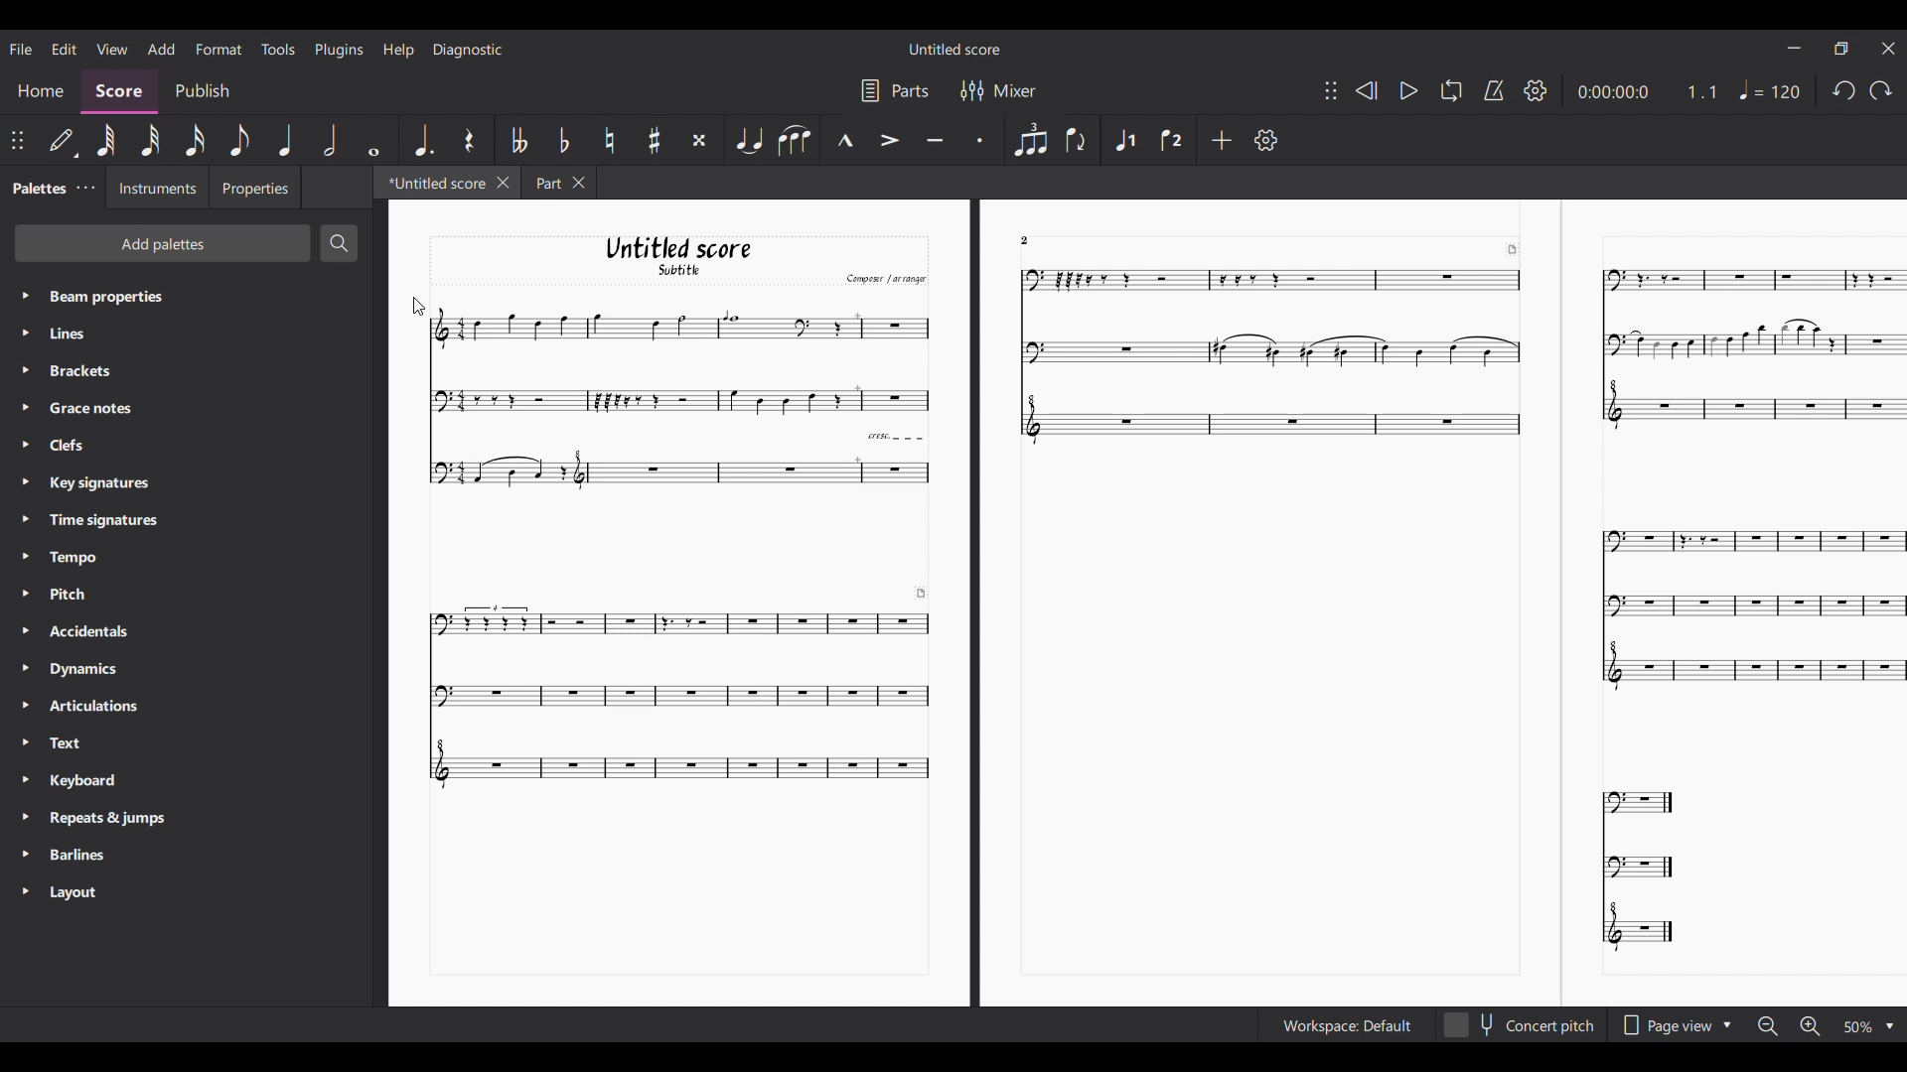  Describe the element at coordinates (1265, 140) in the screenshot. I see `Settings` at that location.